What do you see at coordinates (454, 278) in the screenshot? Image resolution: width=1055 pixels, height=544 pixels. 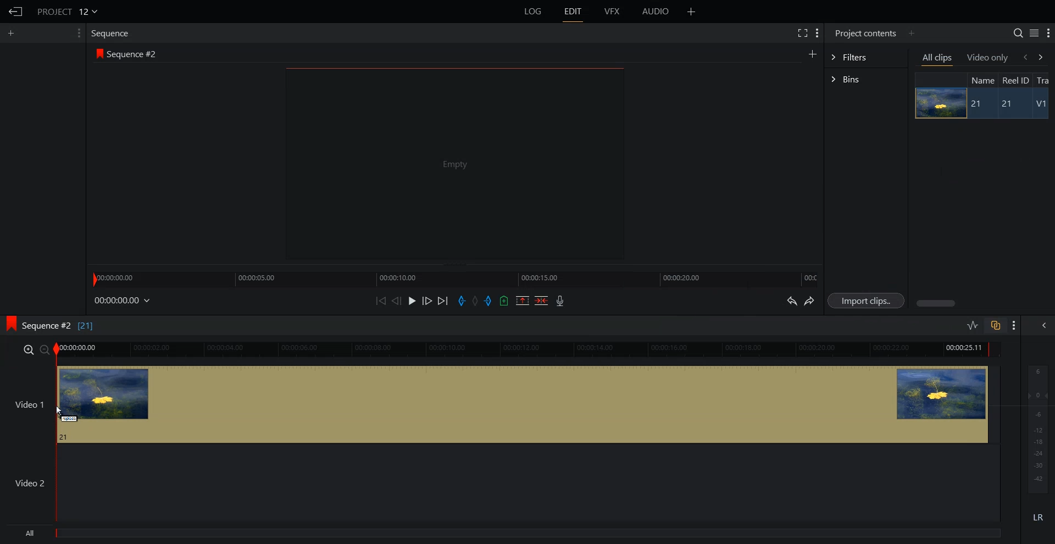 I see `Timeline` at bounding box center [454, 278].